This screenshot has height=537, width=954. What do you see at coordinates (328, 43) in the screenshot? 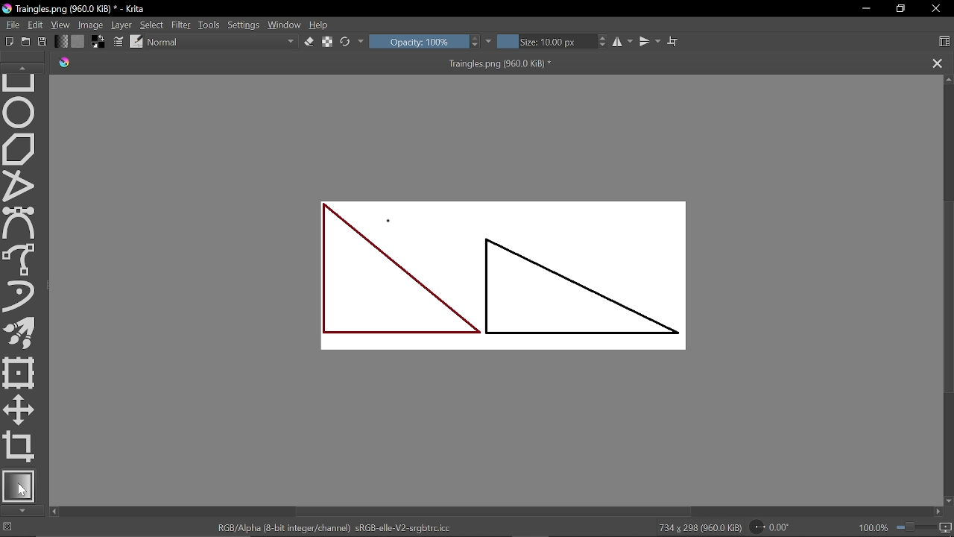
I see `preserve alpha` at bounding box center [328, 43].